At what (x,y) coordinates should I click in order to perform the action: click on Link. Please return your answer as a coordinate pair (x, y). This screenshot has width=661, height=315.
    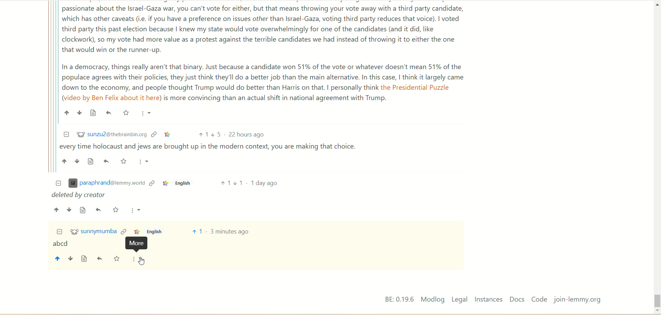
    Looking at the image, I should click on (165, 184).